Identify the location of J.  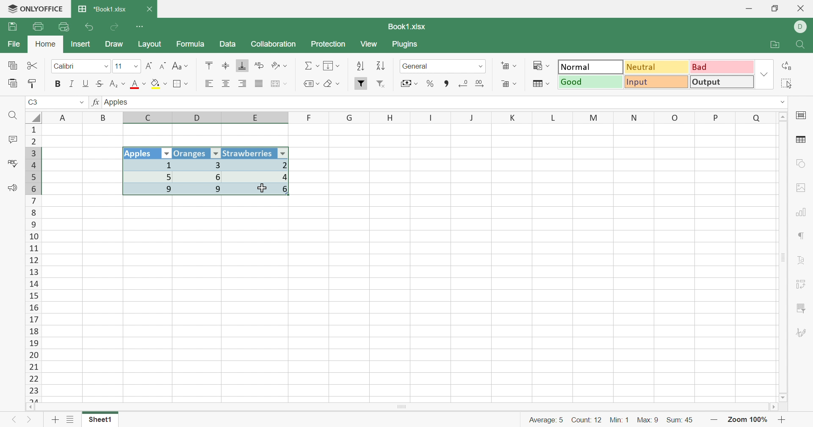
(473, 118).